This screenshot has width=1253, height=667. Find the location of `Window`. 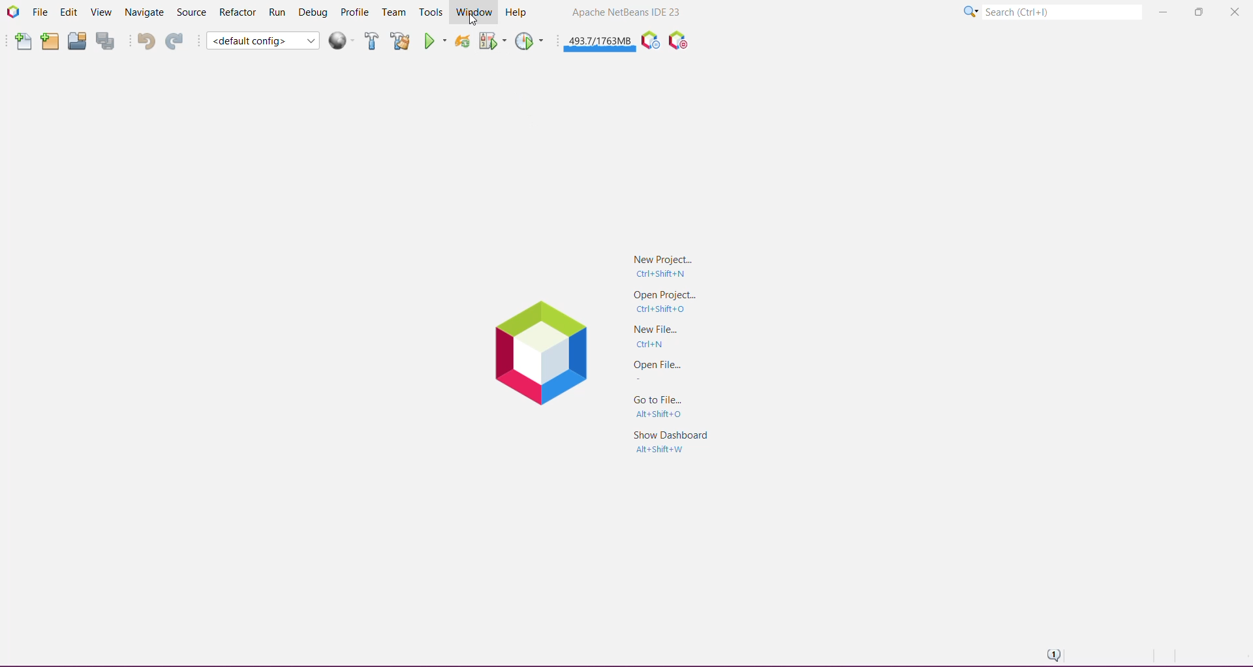

Window is located at coordinates (472, 12).